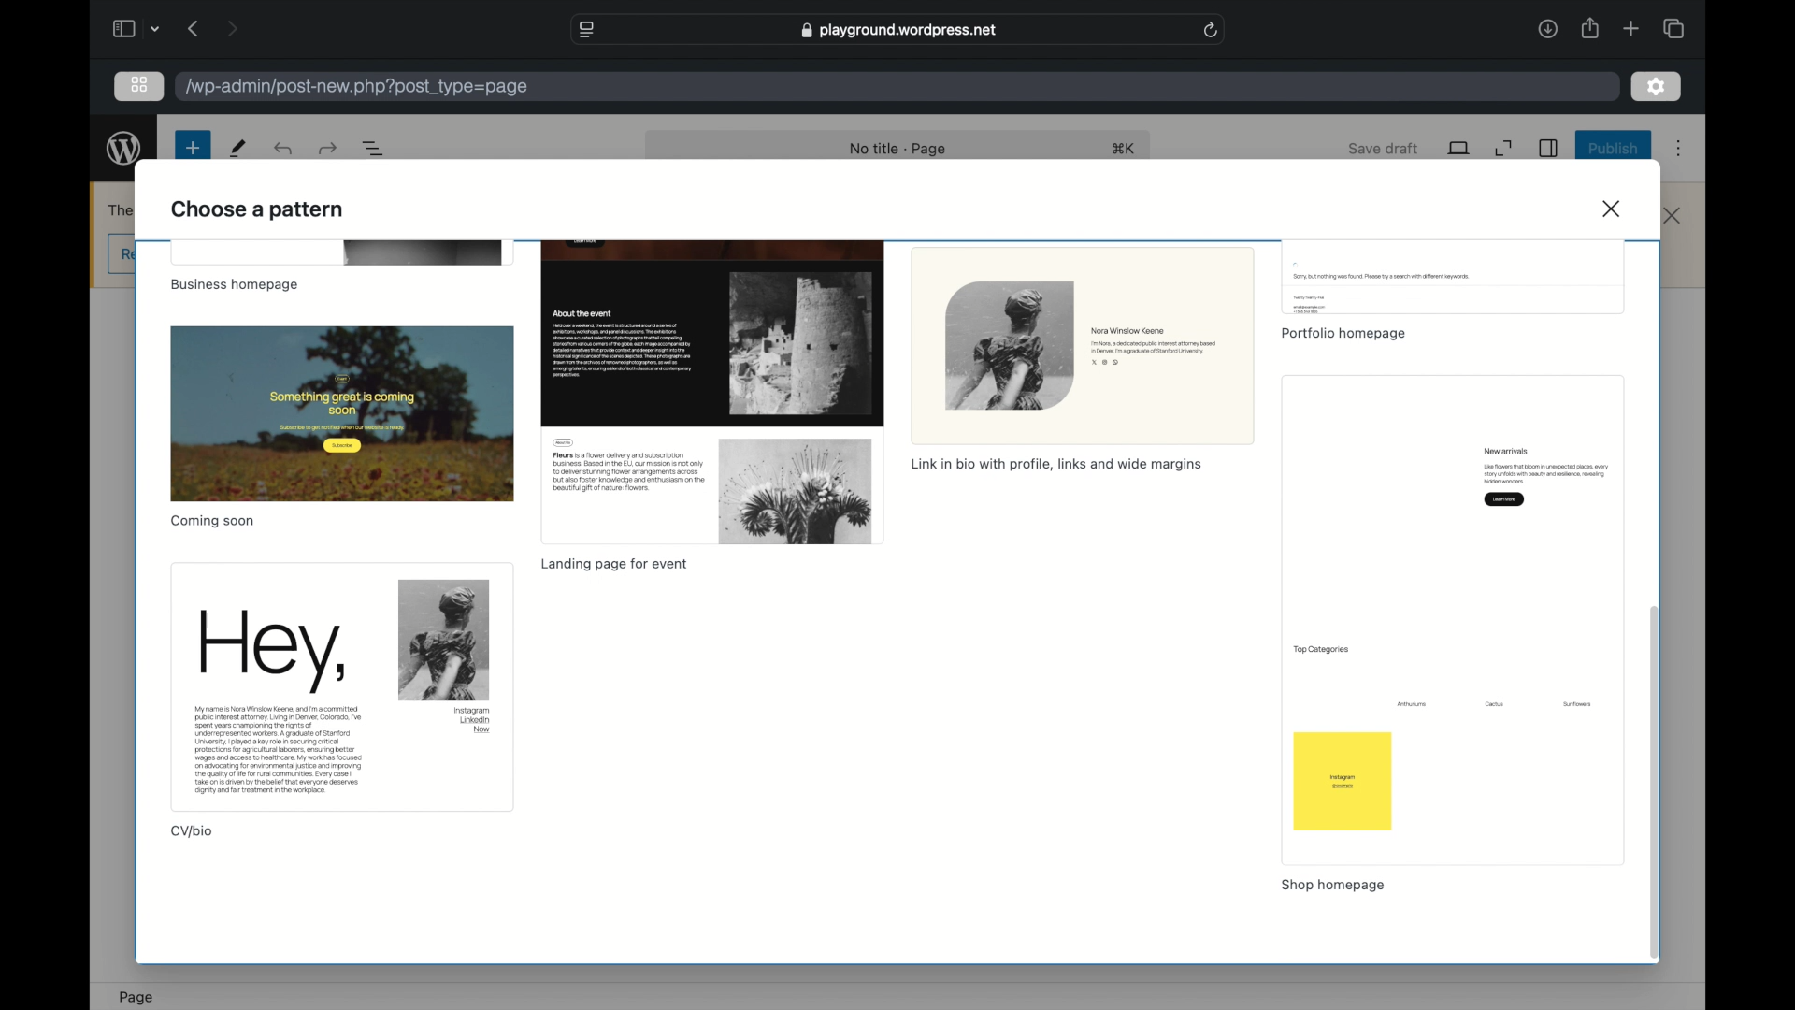  I want to click on publish, so click(1612, 150).